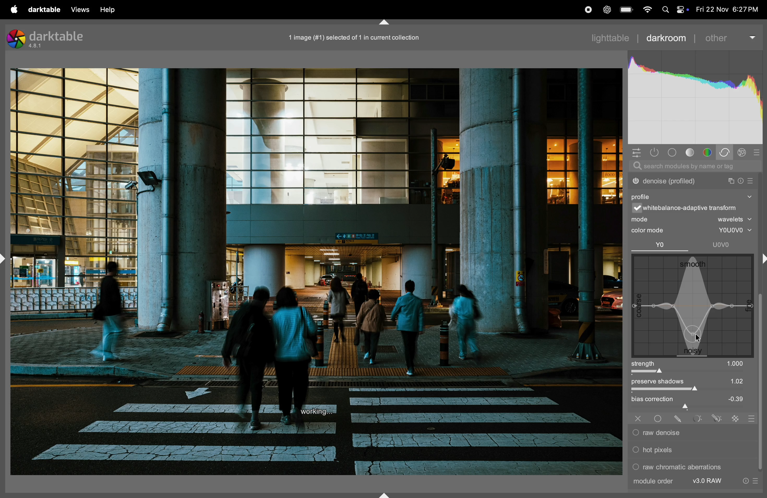 The width and height of the screenshot is (767, 498). I want to click on tone, so click(691, 152).